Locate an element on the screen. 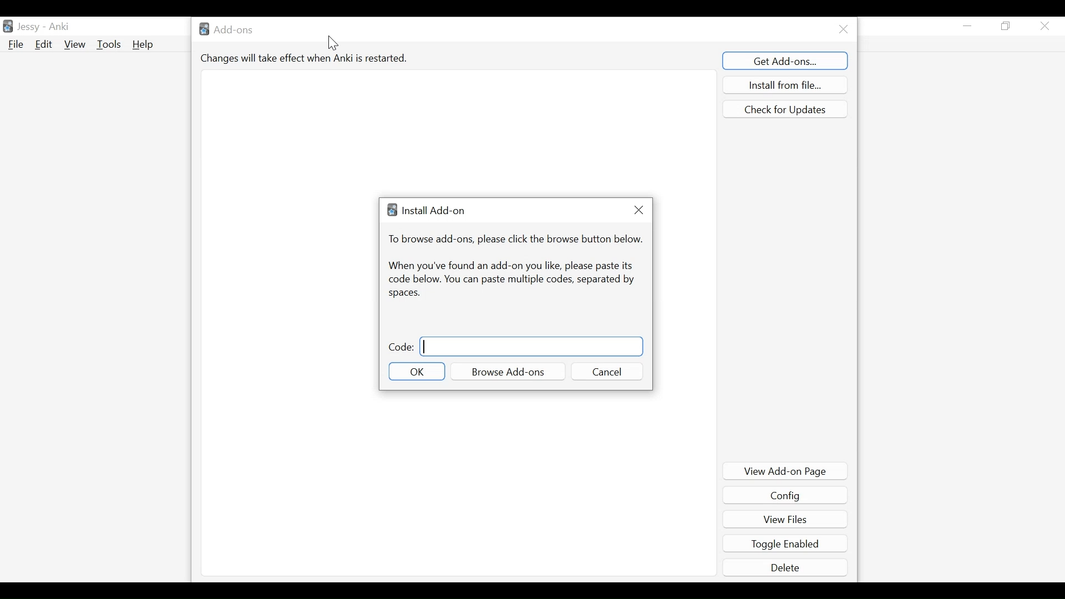  Install Add-on is located at coordinates (425, 210).